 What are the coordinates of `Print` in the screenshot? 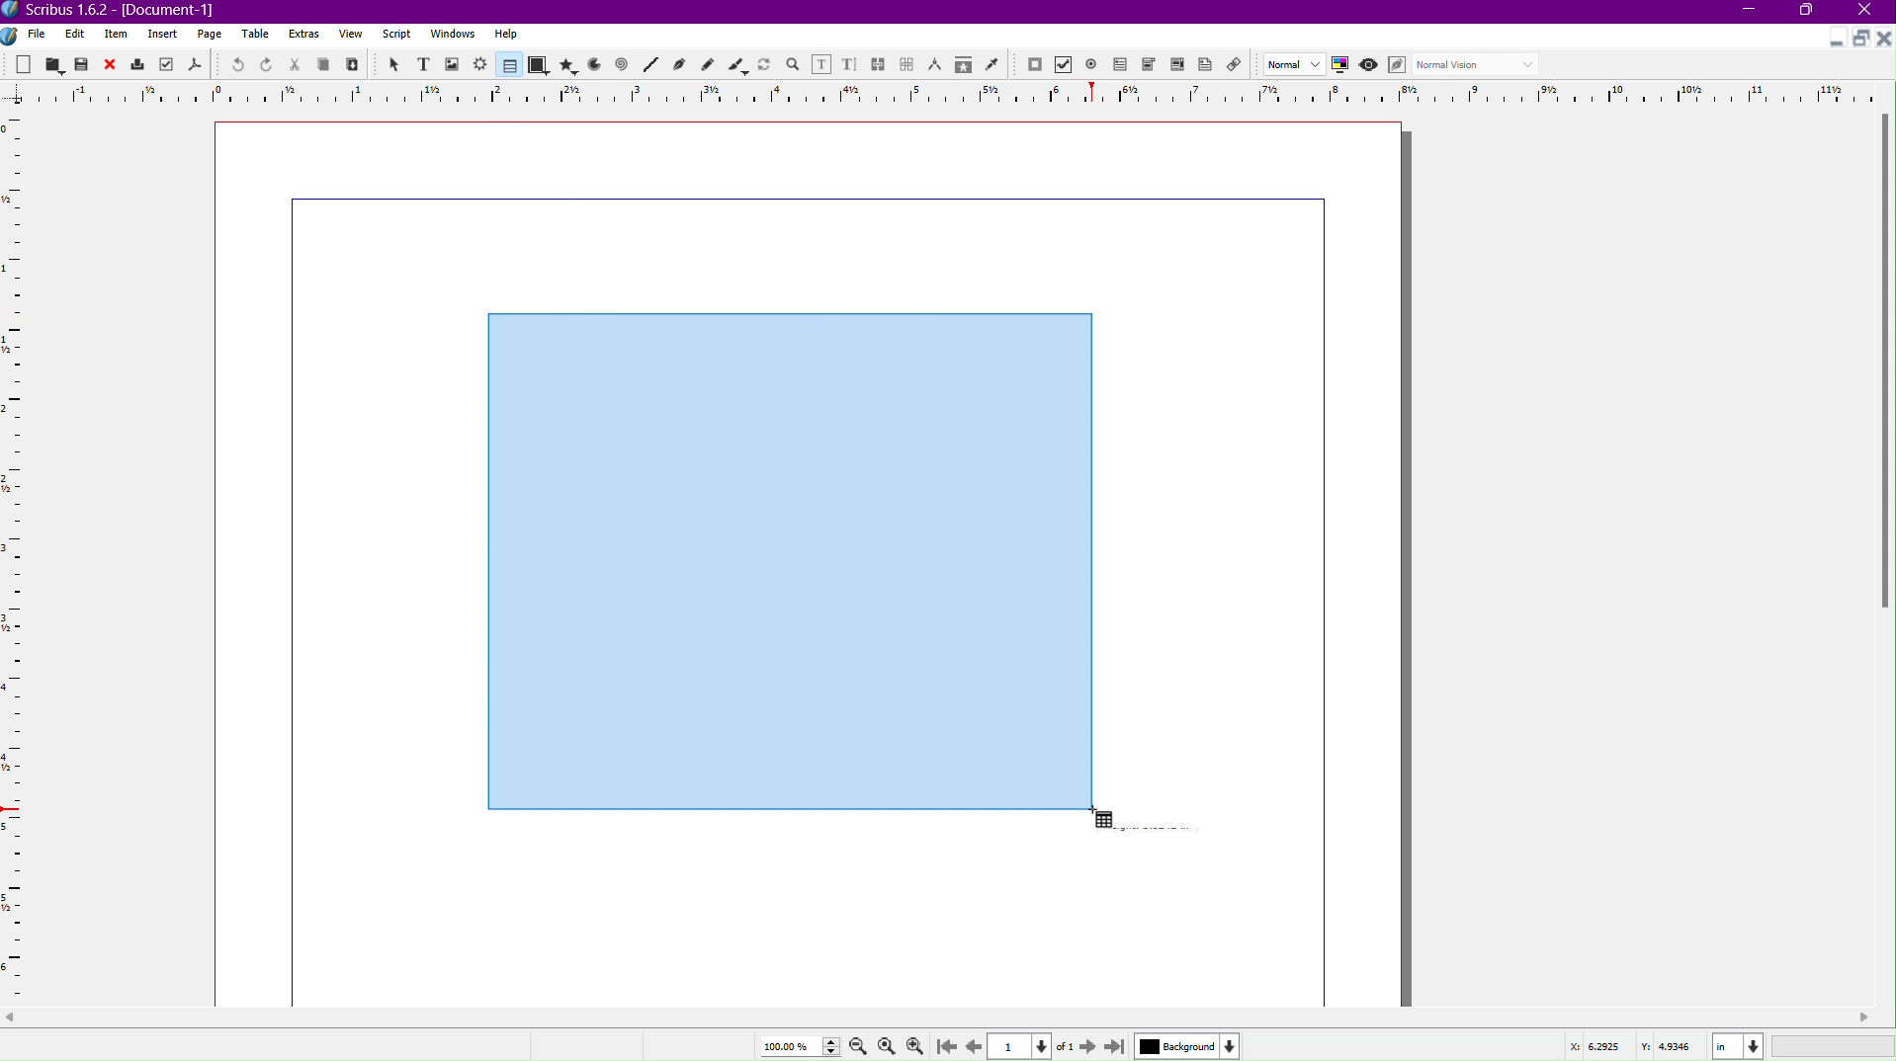 It's located at (138, 64).